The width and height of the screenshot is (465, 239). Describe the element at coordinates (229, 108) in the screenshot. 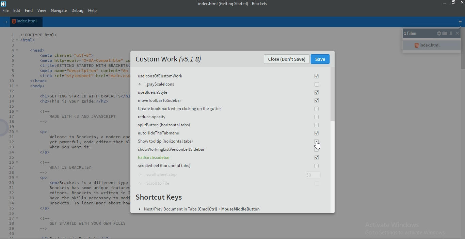

I see `Create bookmark when clicking on the gutter` at that location.